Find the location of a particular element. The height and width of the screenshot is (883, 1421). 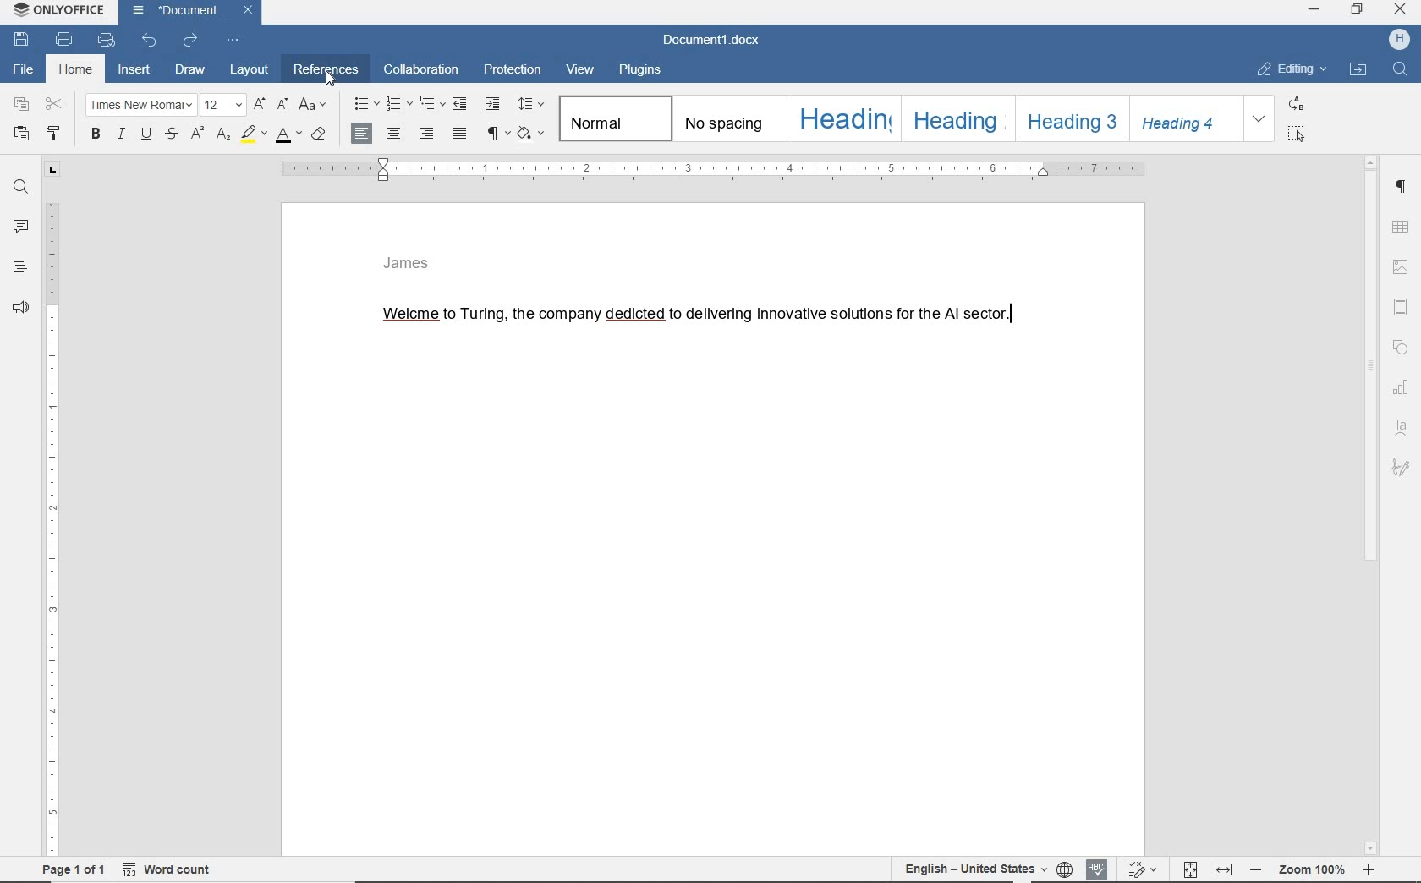

OPEN FILE LOCATION is located at coordinates (1358, 69).